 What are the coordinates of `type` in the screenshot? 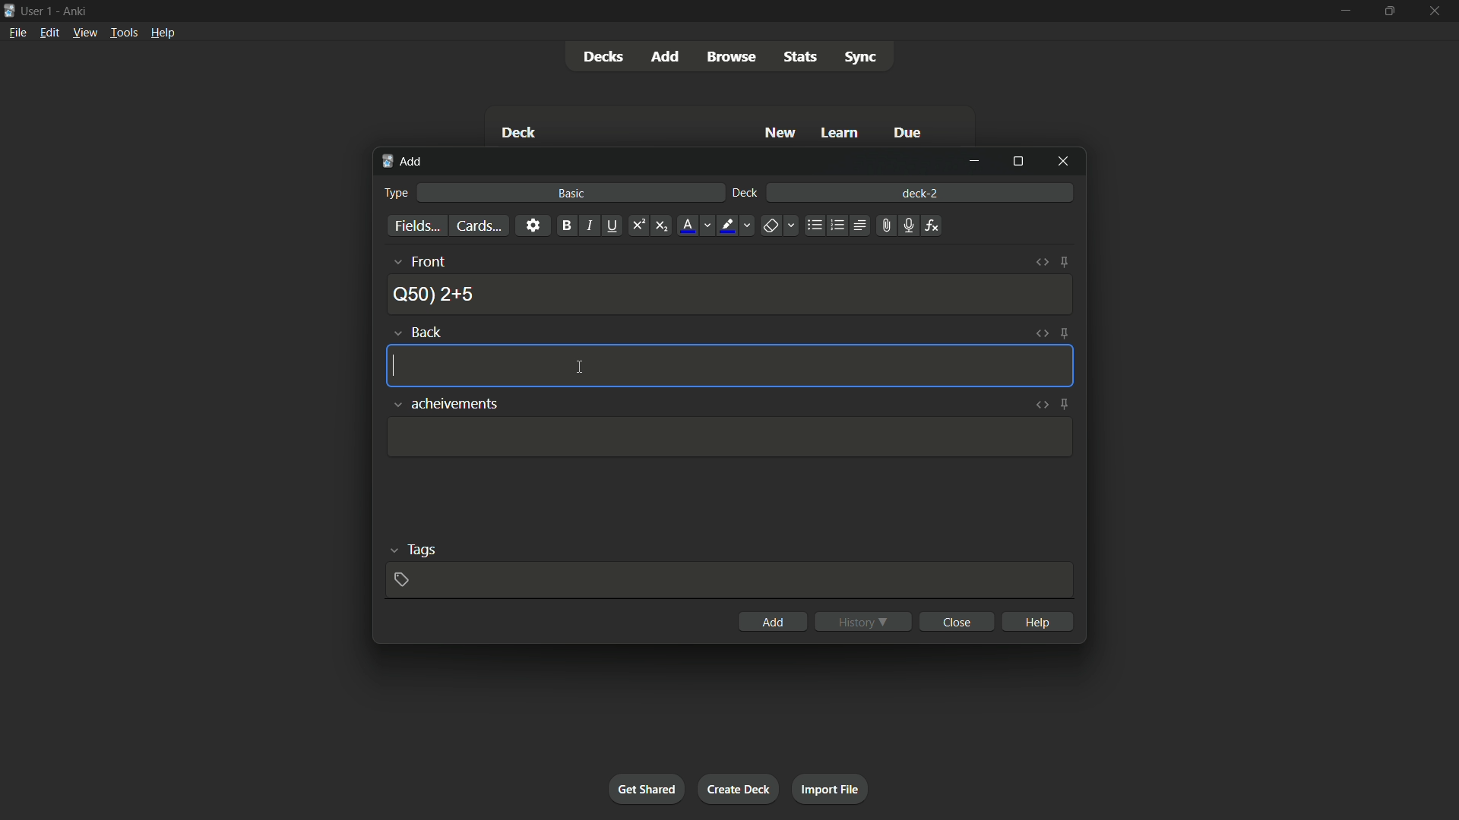 It's located at (396, 194).